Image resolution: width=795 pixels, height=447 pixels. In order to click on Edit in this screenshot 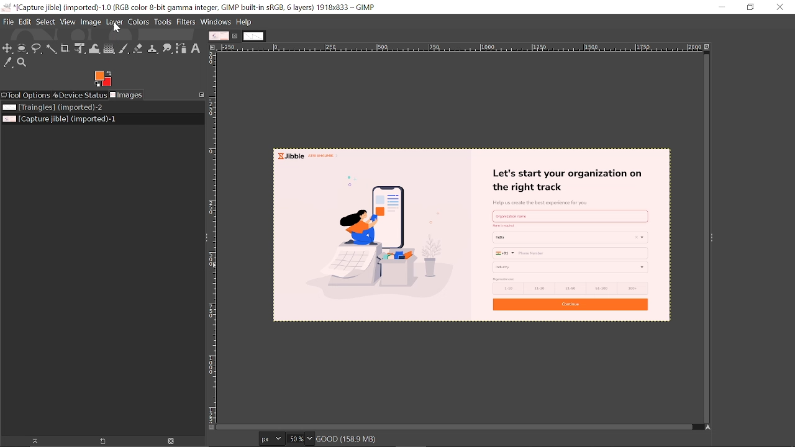, I will do `click(25, 22)`.